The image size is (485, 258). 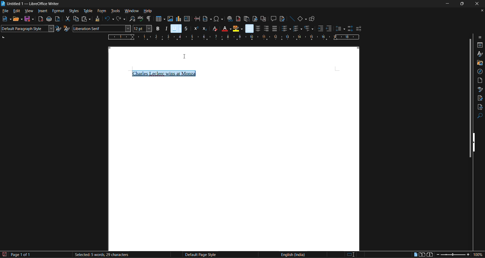 I want to click on basic shapes, so click(x=302, y=19).